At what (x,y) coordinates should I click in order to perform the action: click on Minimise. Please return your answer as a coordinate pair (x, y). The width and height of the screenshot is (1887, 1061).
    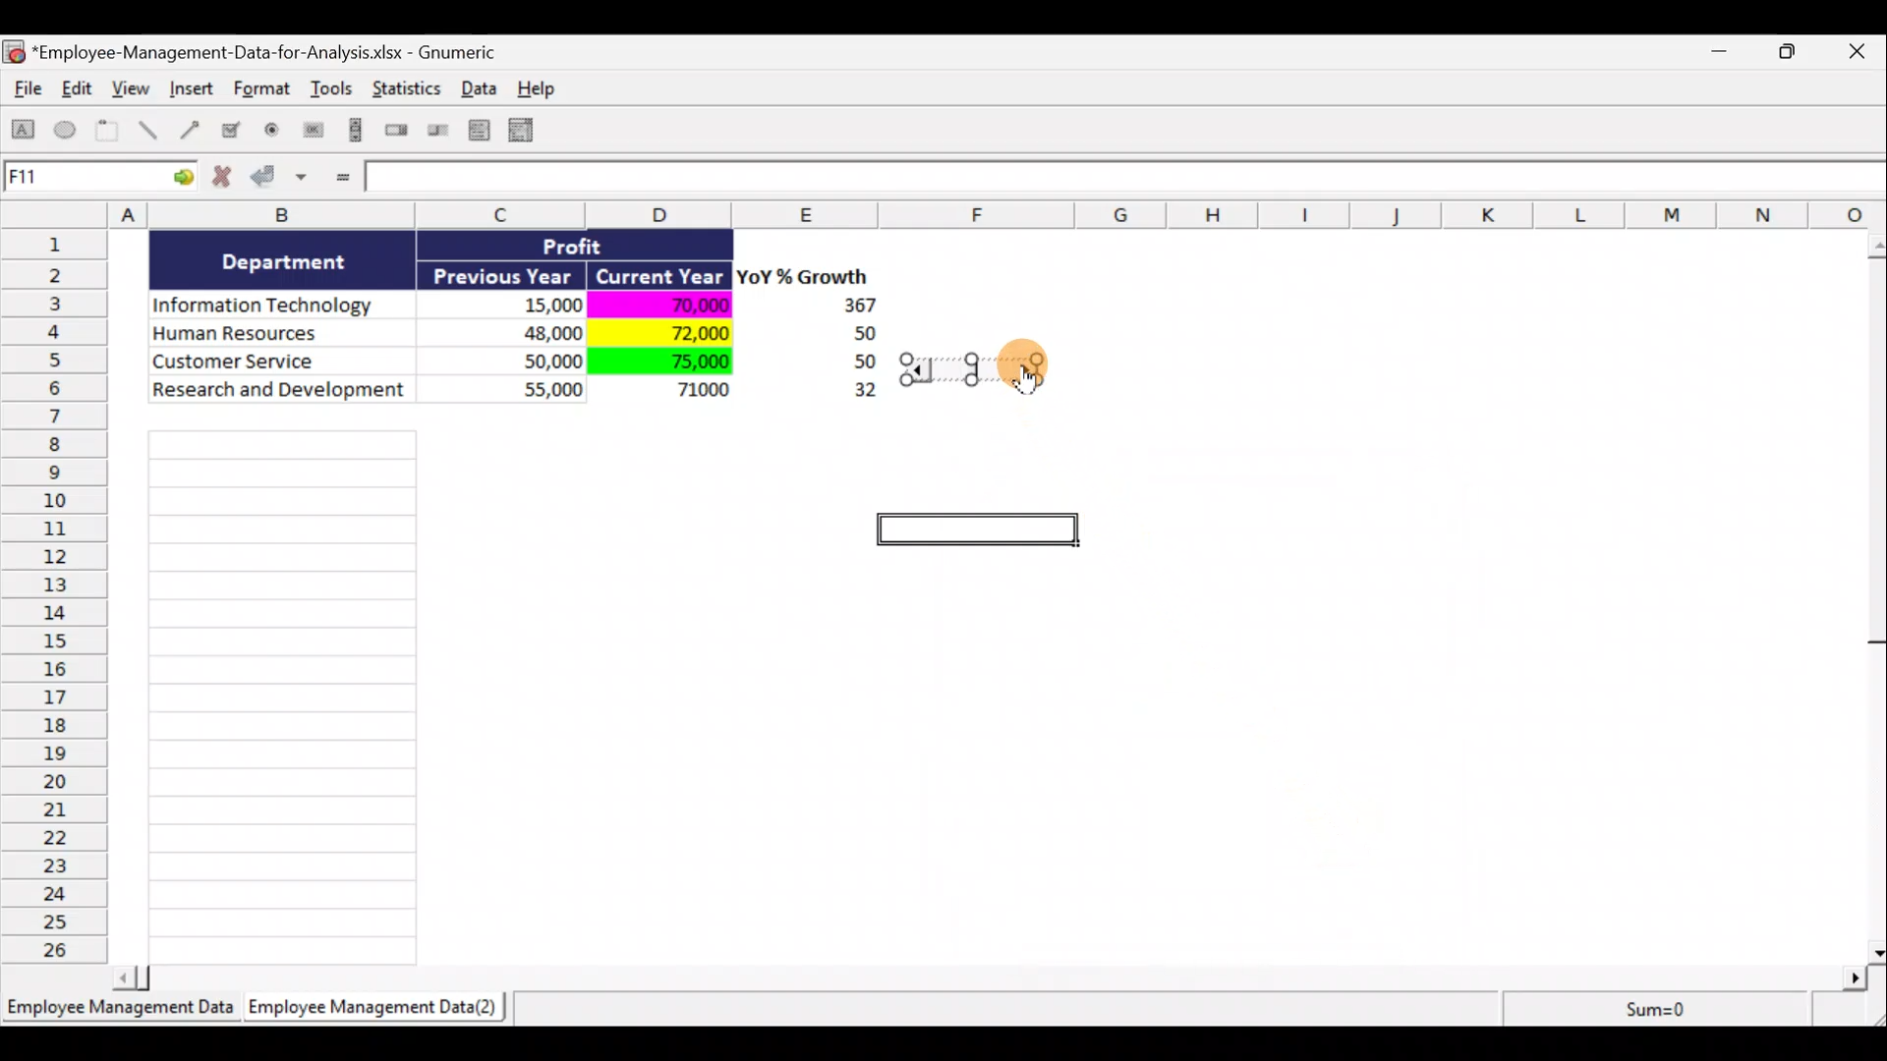
    Looking at the image, I should click on (1724, 55).